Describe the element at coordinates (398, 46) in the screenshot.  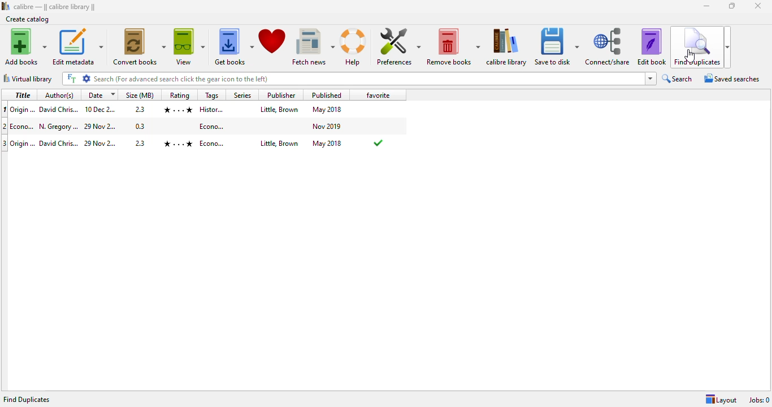
I see `preferences` at that location.